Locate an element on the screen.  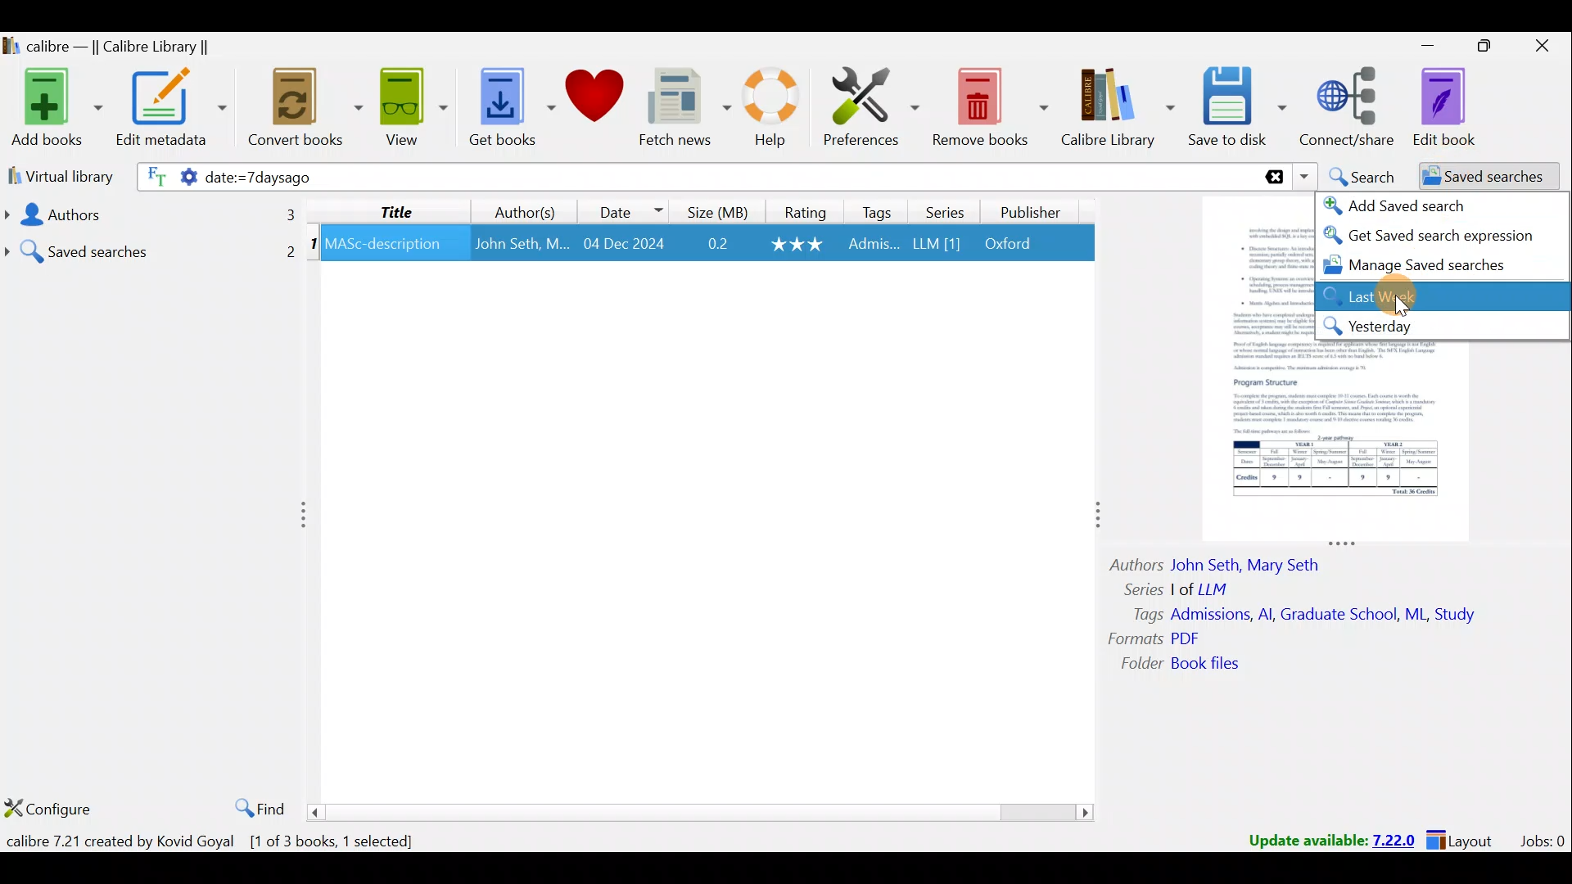
Search is located at coordinates (1360, 174).